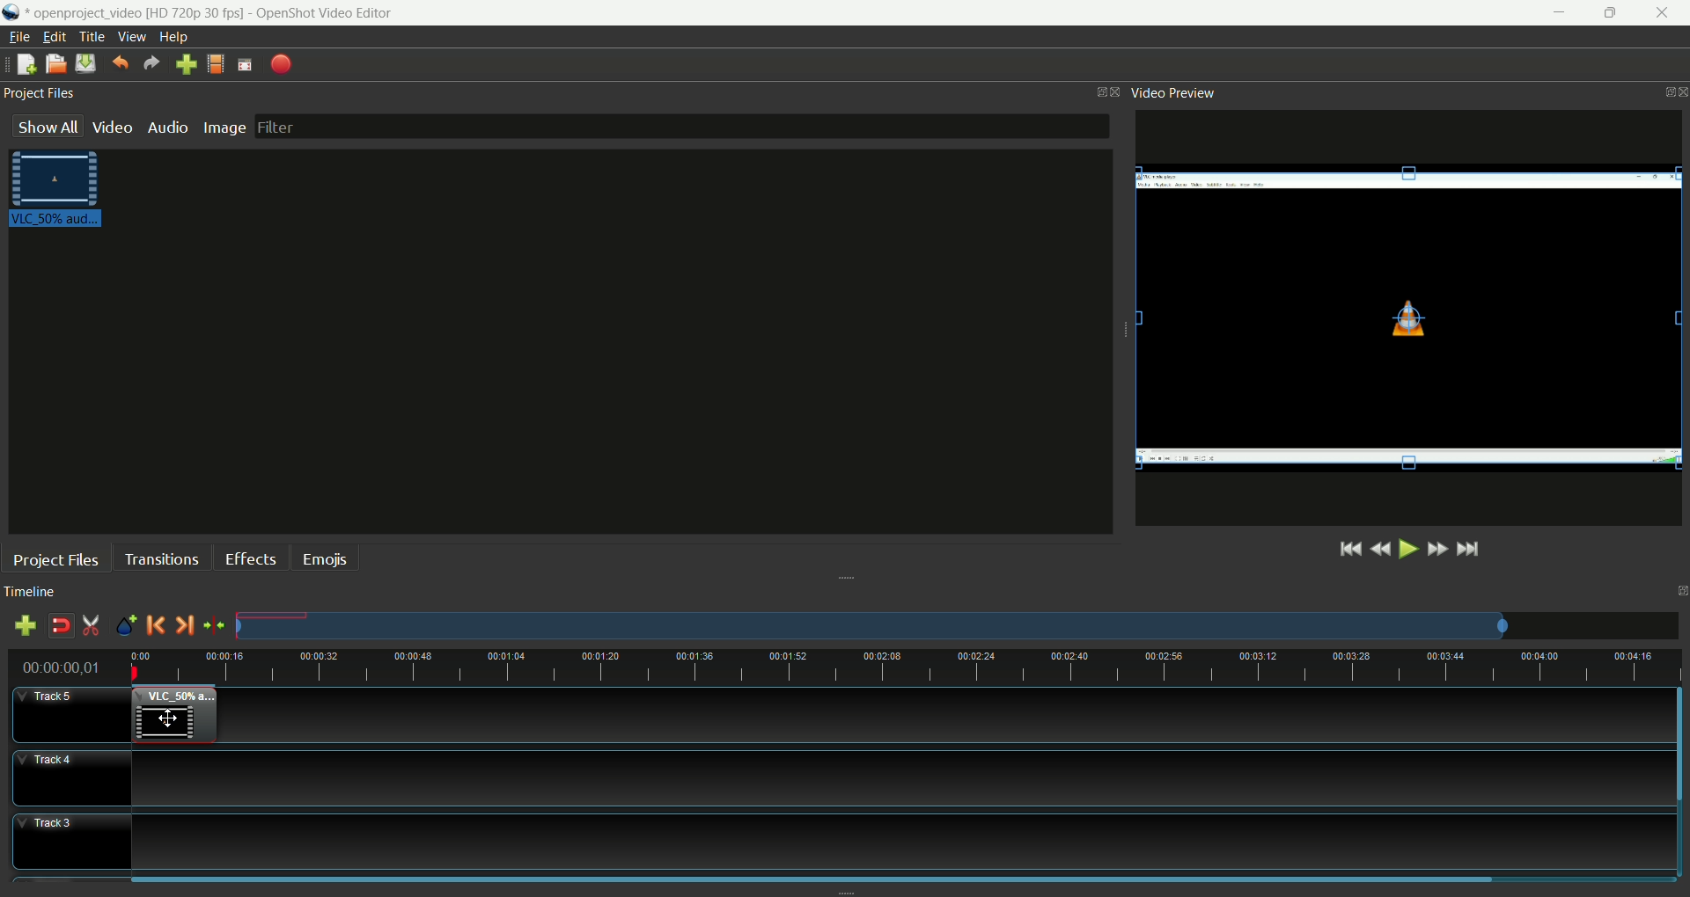 The image size is (1690, 897). Describe the element at coordinates (61, 625) in the screenshot. I see `disable snapping` at that location.